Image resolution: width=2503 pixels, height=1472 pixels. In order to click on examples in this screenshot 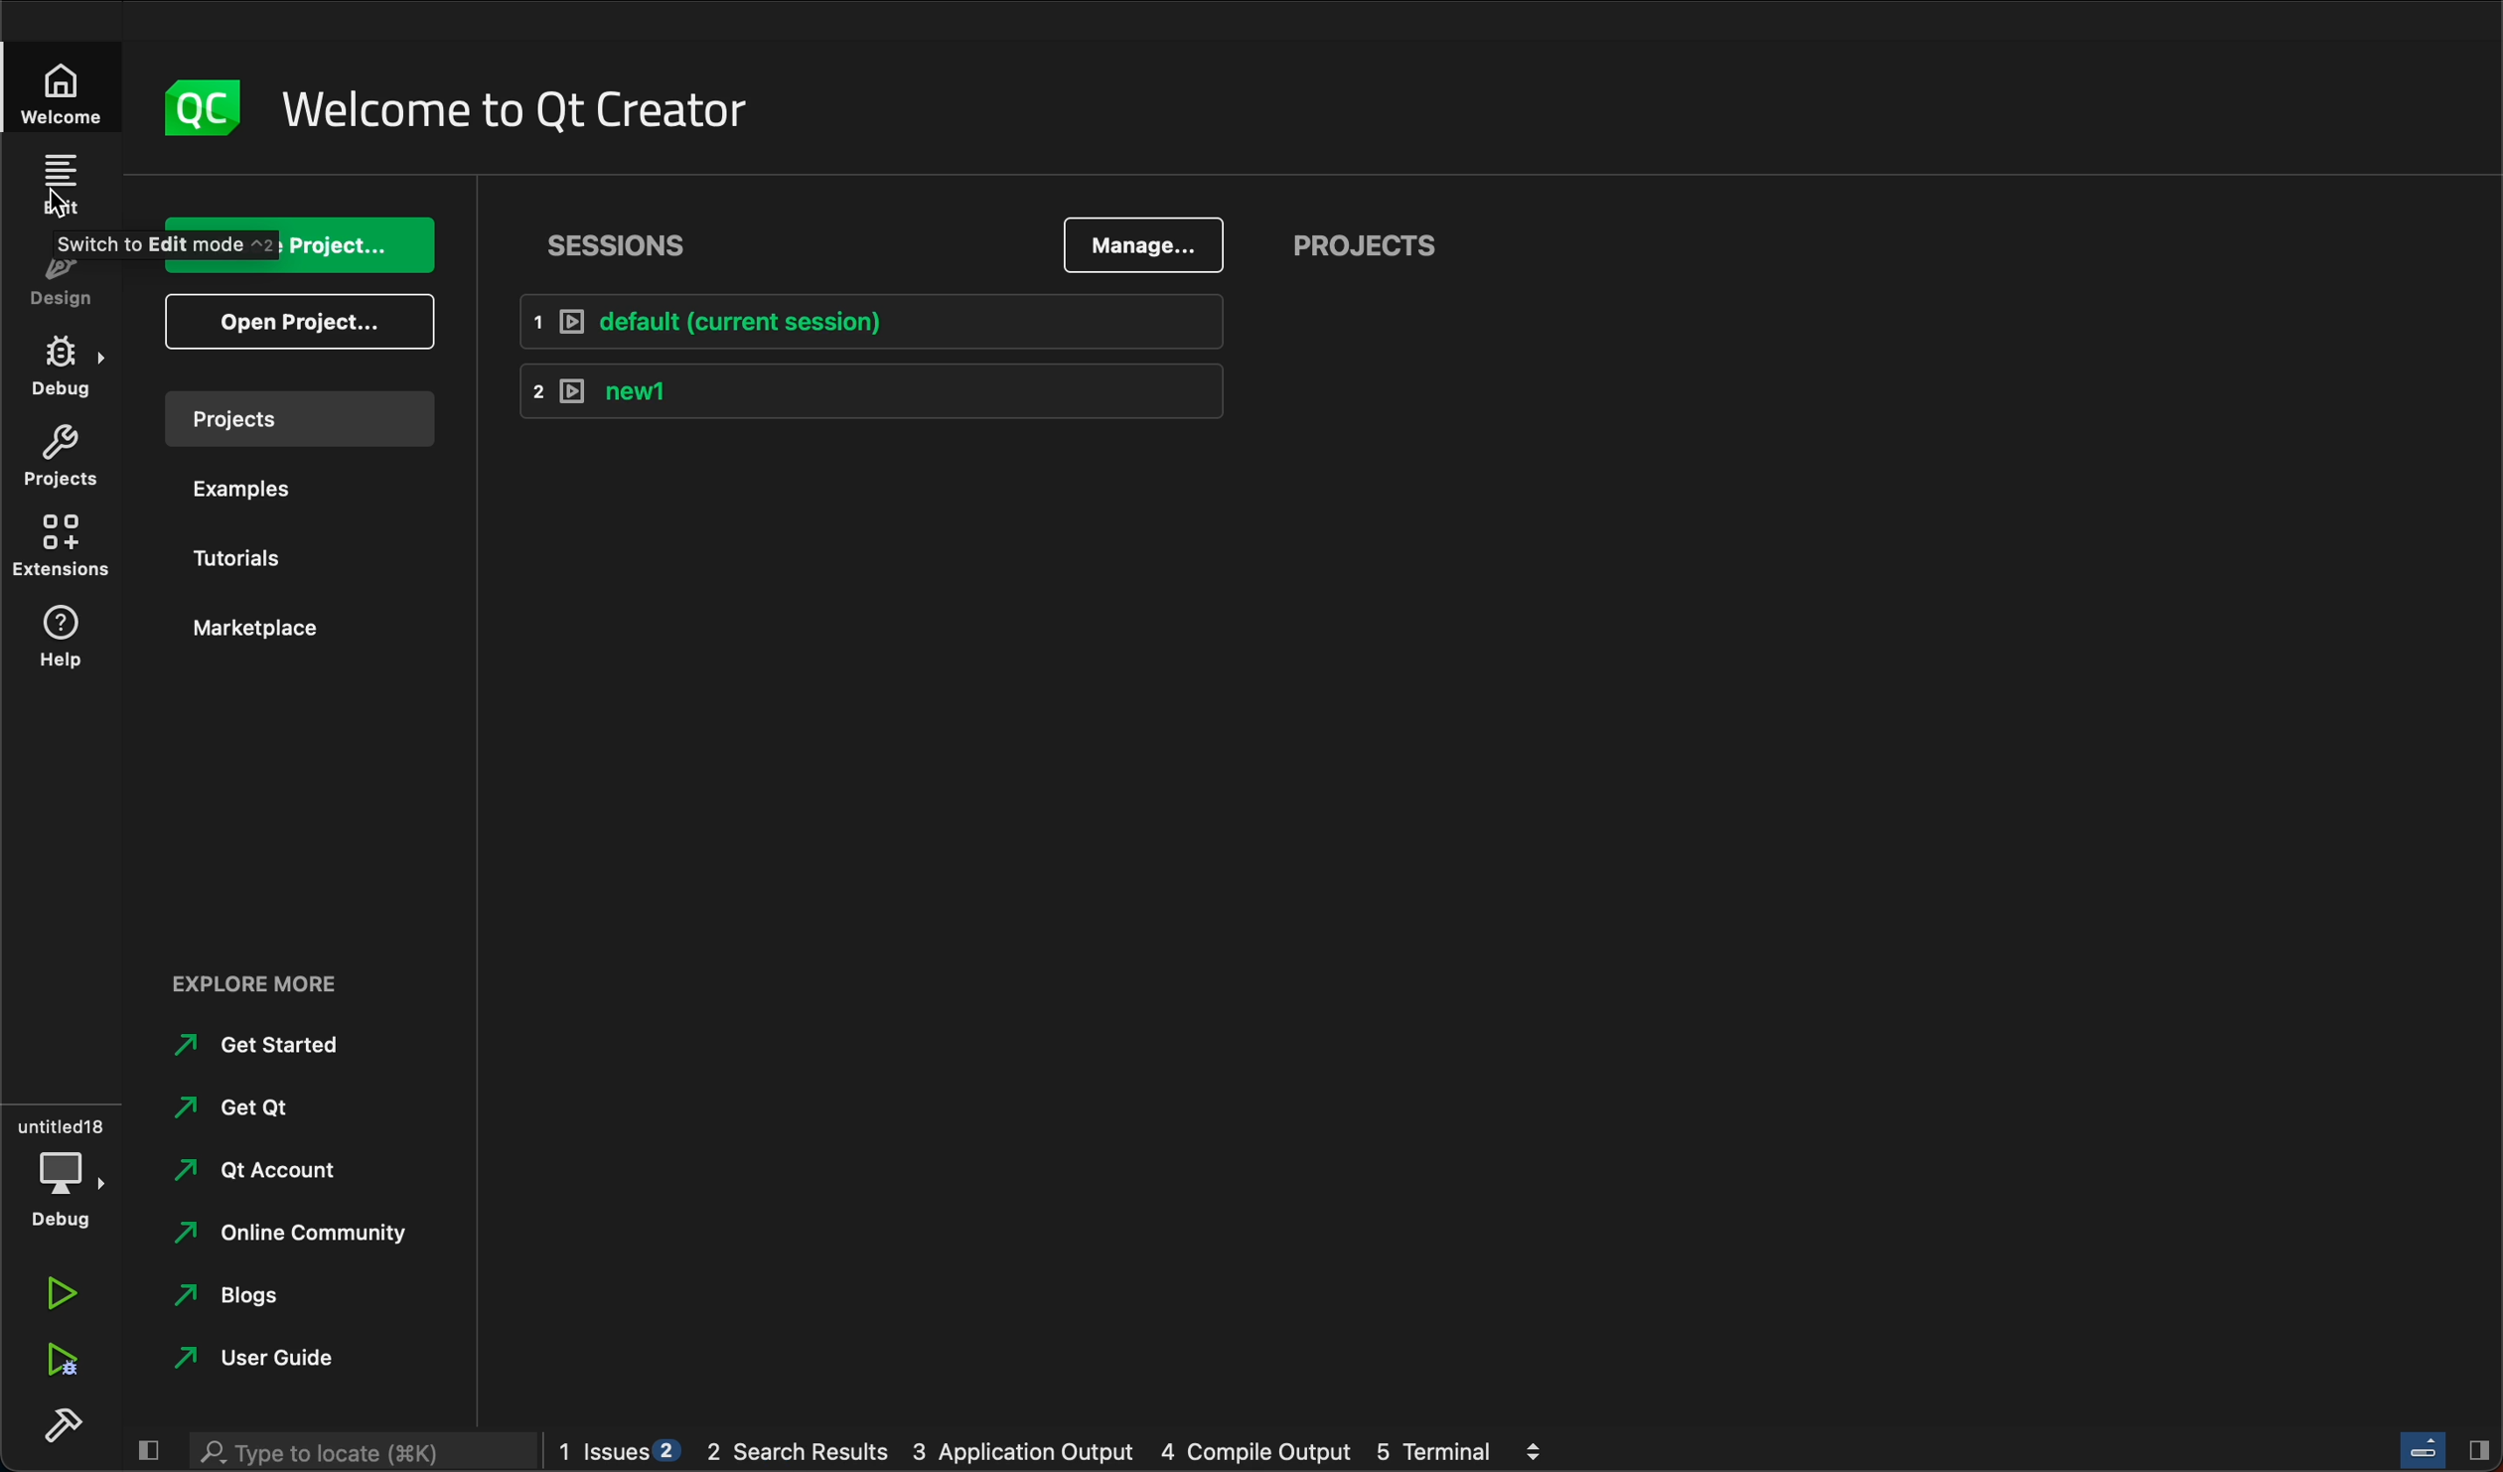, I will do `click(257, 491)`.